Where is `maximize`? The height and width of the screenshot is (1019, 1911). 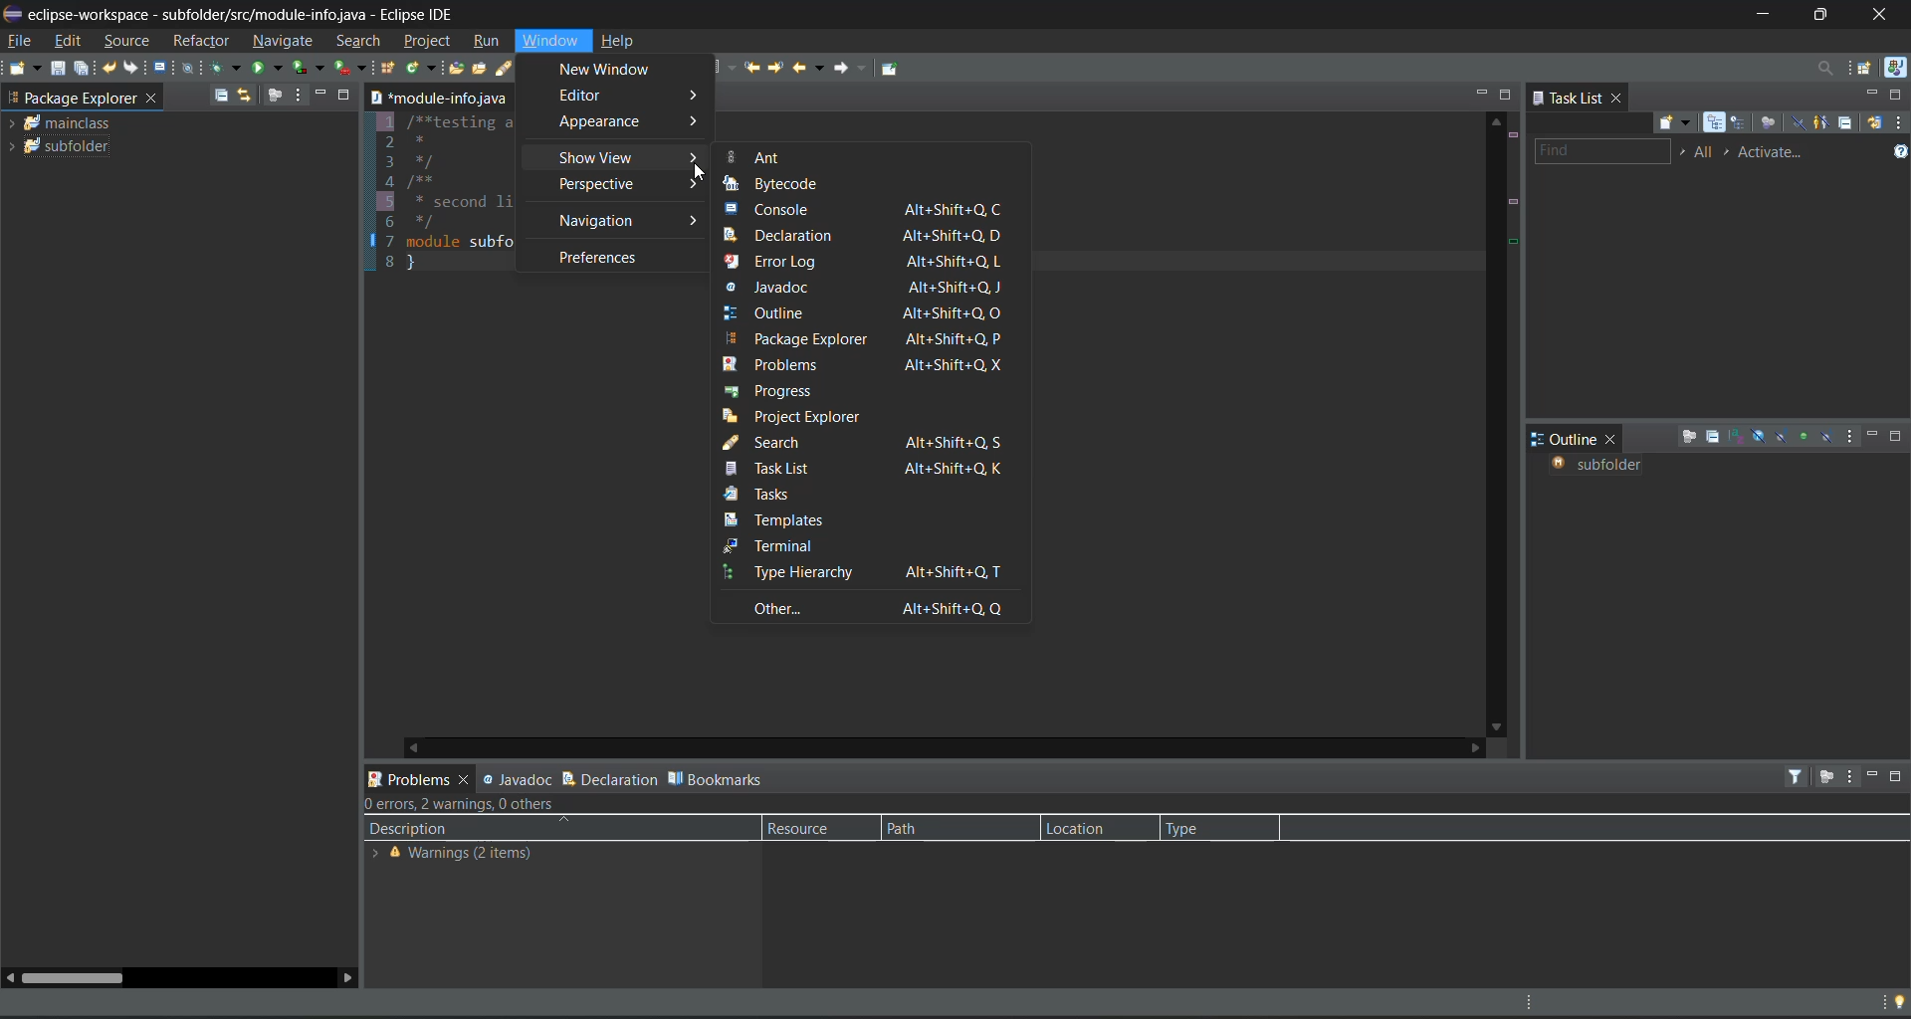 maximize is located at coordinates (1899, 438).